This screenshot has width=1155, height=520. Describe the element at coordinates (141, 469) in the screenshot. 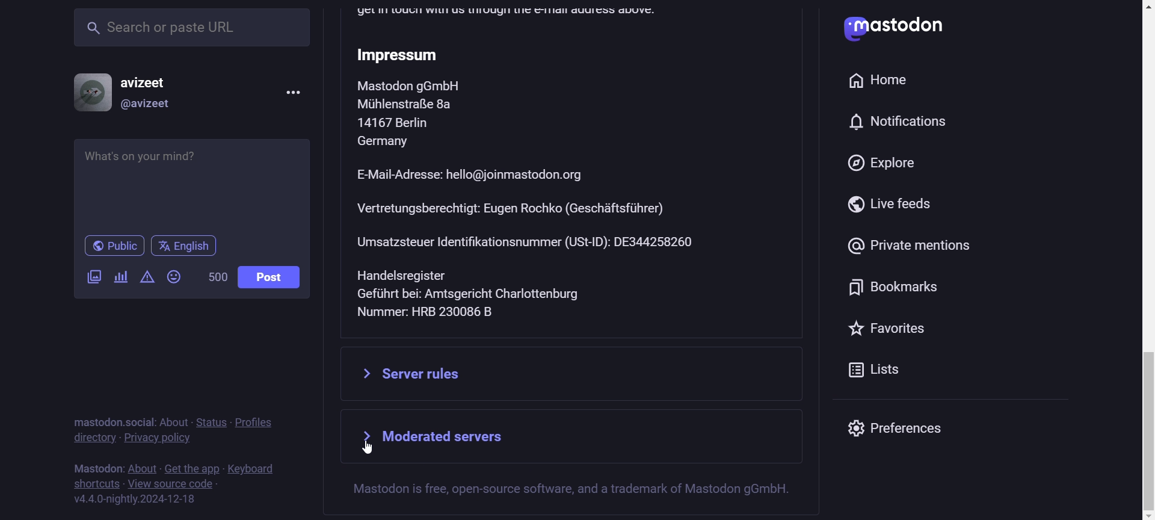

I see `about` at that location.